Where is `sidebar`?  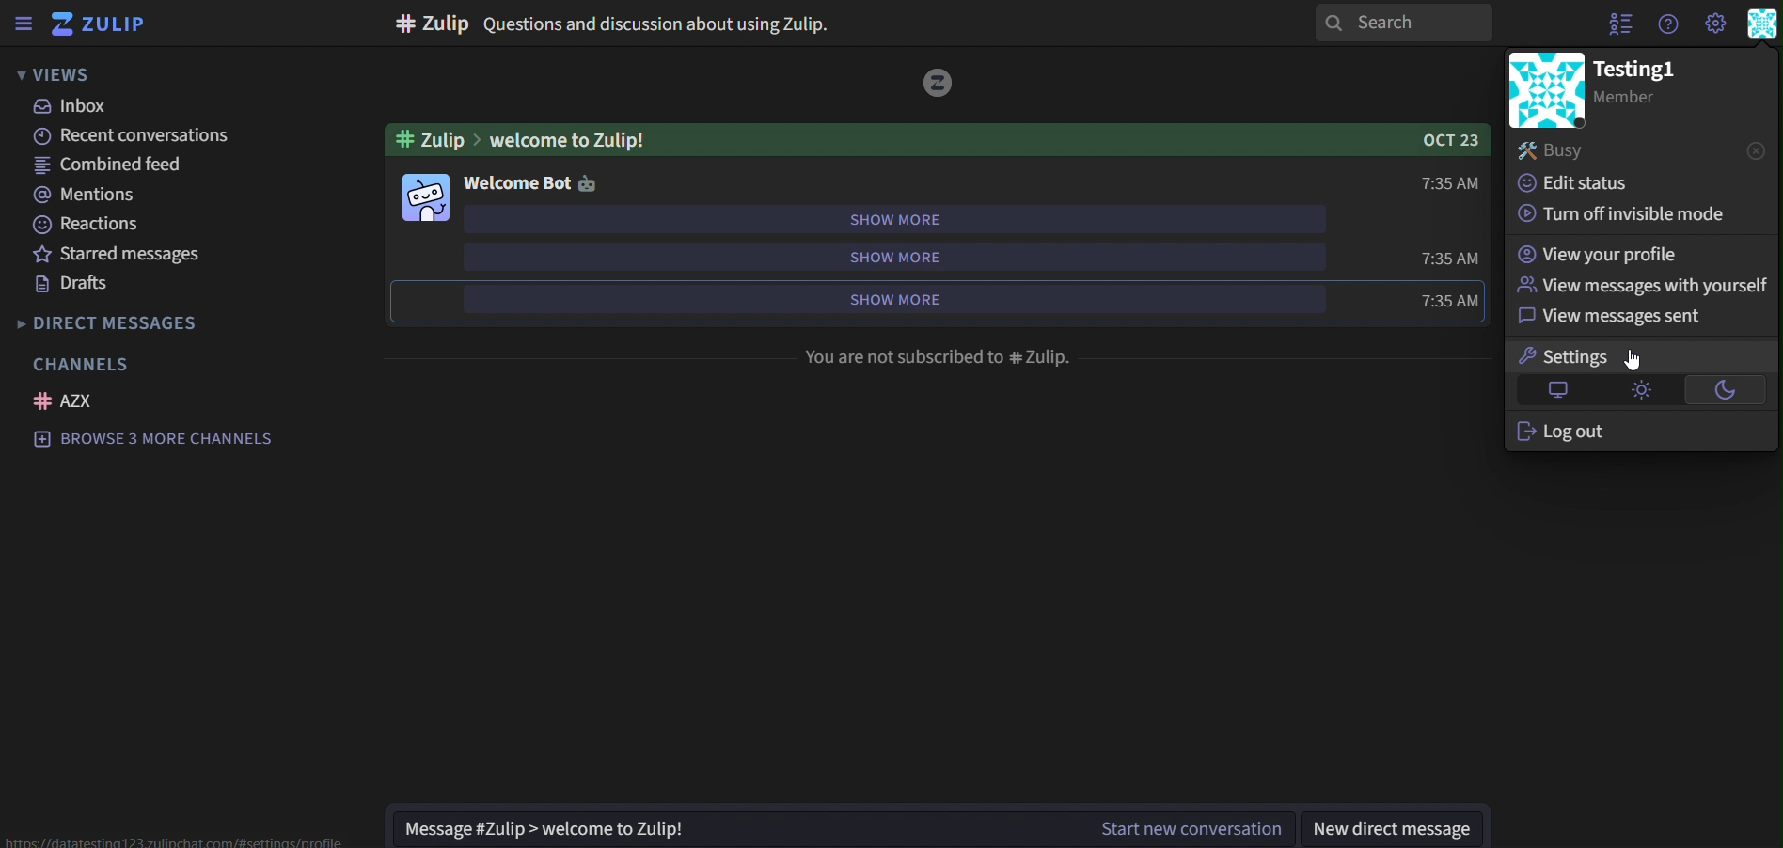
sidebar is located at coordinates (23, 21).